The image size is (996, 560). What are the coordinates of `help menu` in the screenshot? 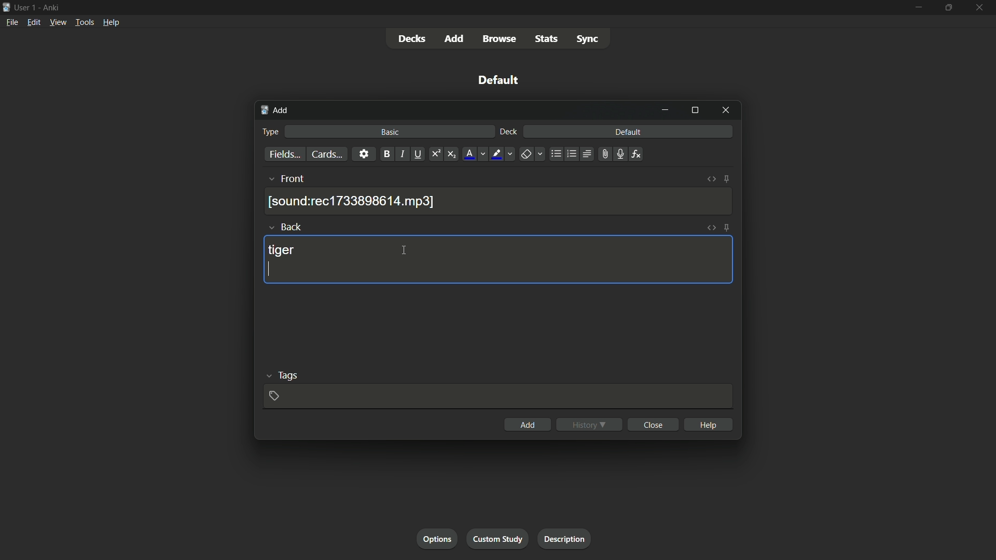 It's located at (110, 22).